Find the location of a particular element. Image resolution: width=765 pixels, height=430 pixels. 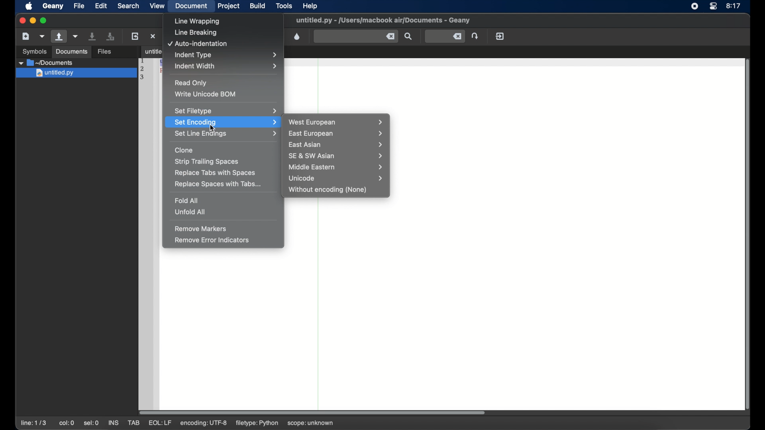

maximize is located at coordinates (45, 21).